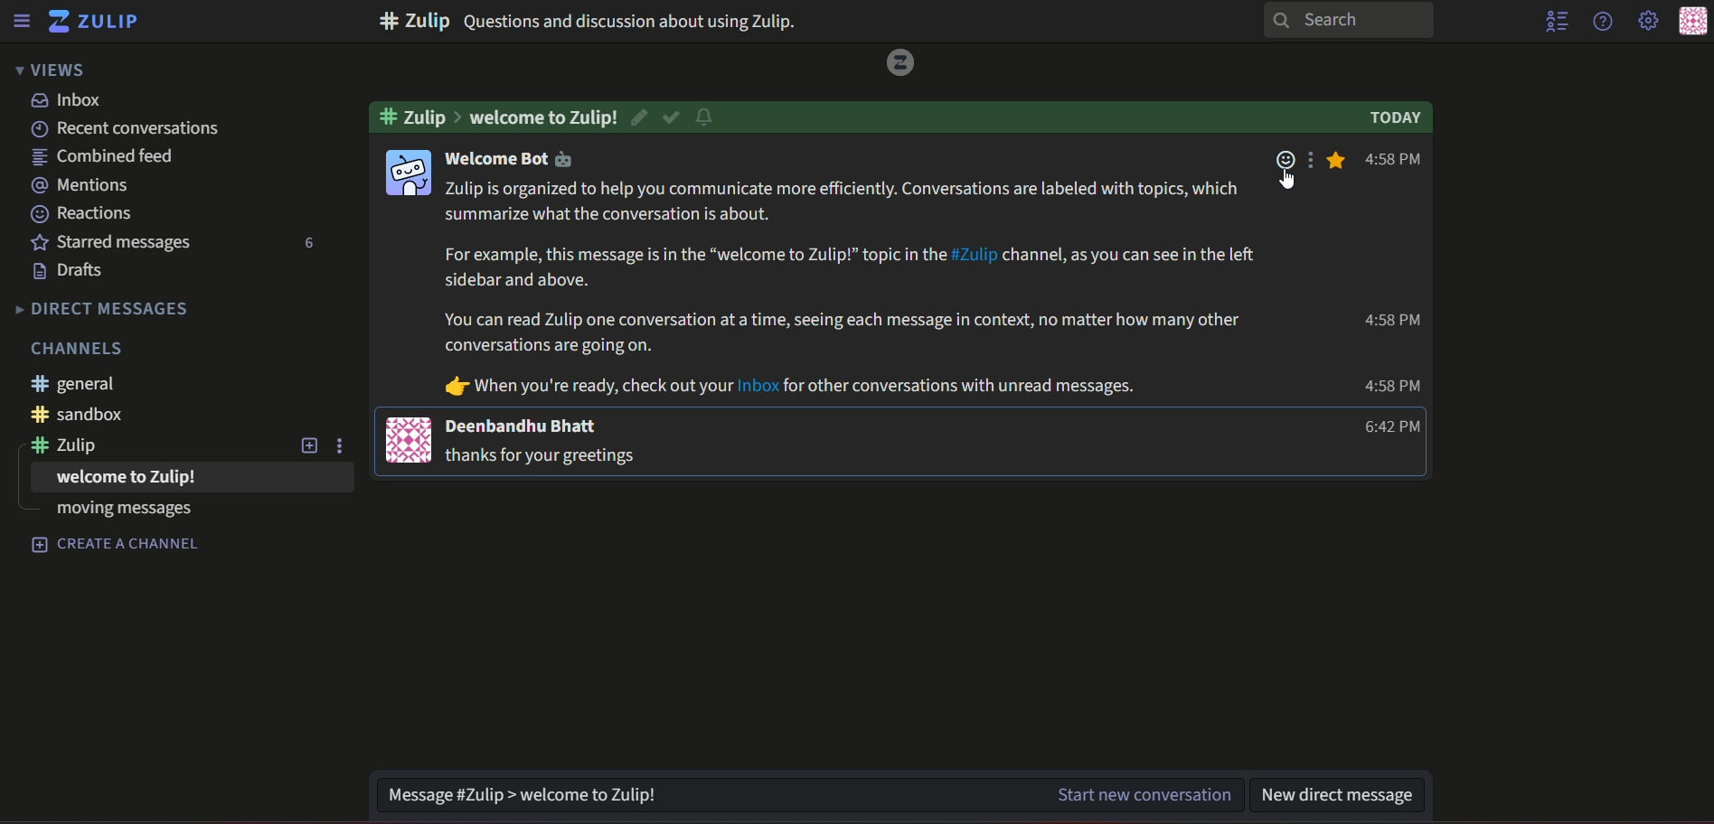  Describe the element at coordinates (73, 99) in the screenshot. I see `inbox` at that location.